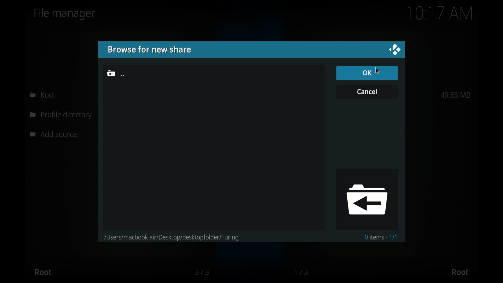 The image size is (503, 283). I want to click on cursor, so click(378, 70).